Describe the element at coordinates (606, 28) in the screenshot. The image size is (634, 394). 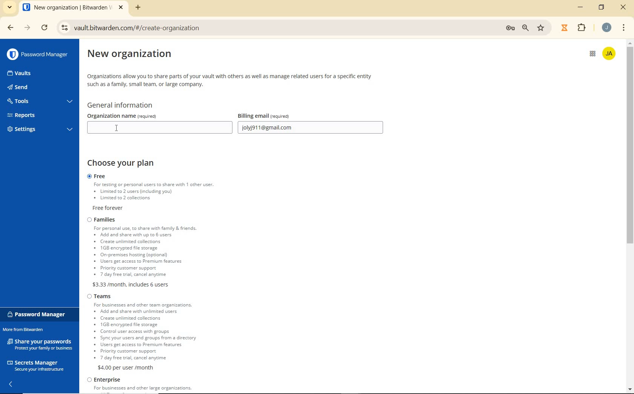
I see `account name` at that location.